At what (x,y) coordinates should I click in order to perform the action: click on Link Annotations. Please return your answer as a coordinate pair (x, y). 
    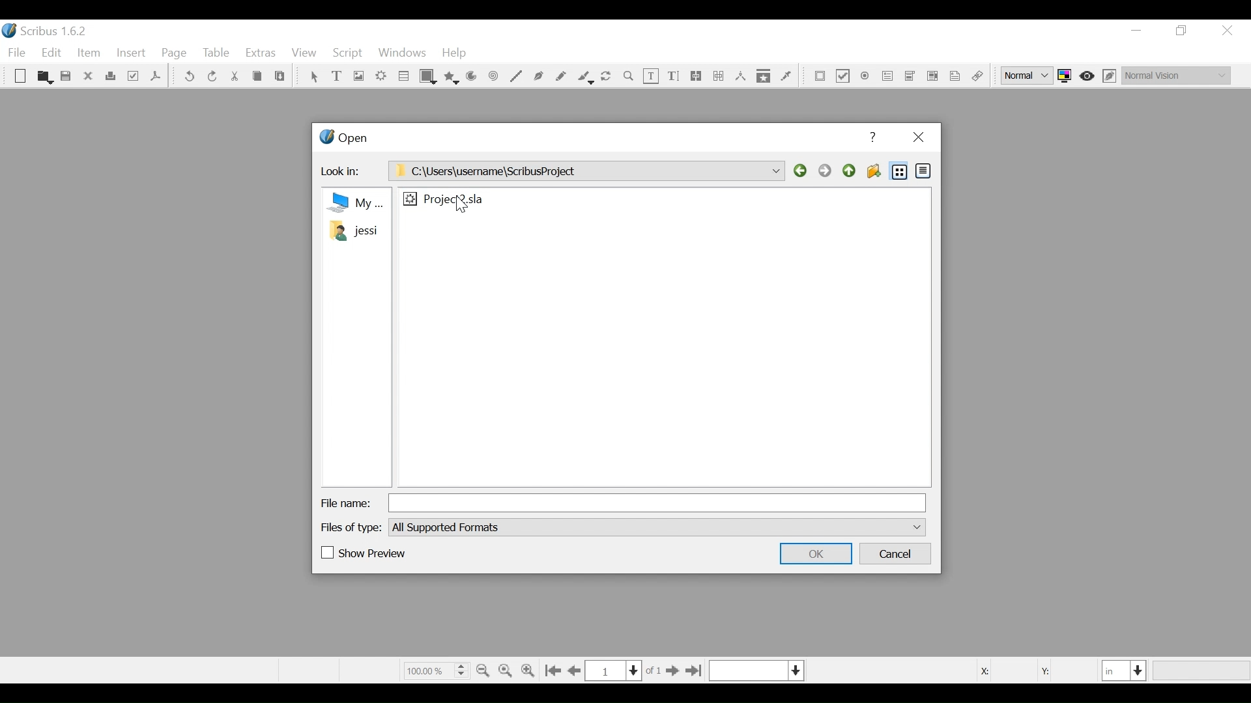
    Looking at the image, I should click on (975, 77).